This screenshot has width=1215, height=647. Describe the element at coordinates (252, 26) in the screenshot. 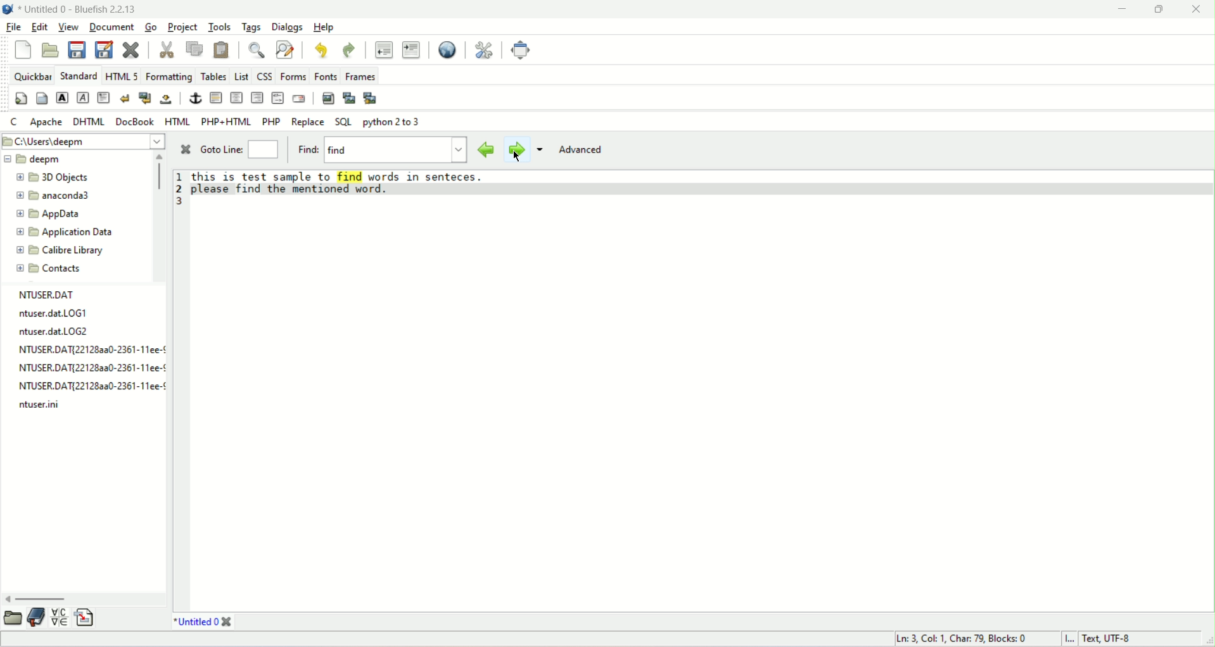

I see `tags` at that location.